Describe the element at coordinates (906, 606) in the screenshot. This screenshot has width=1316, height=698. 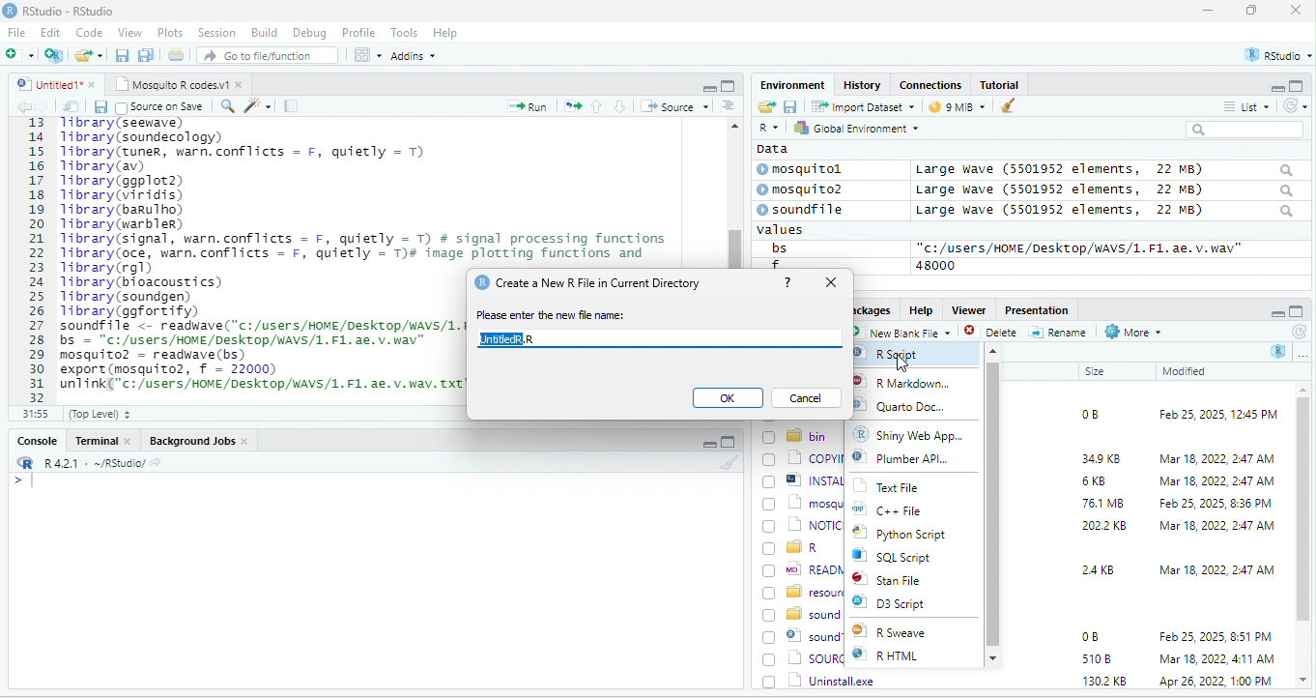
I see `D3 Script` at that location.